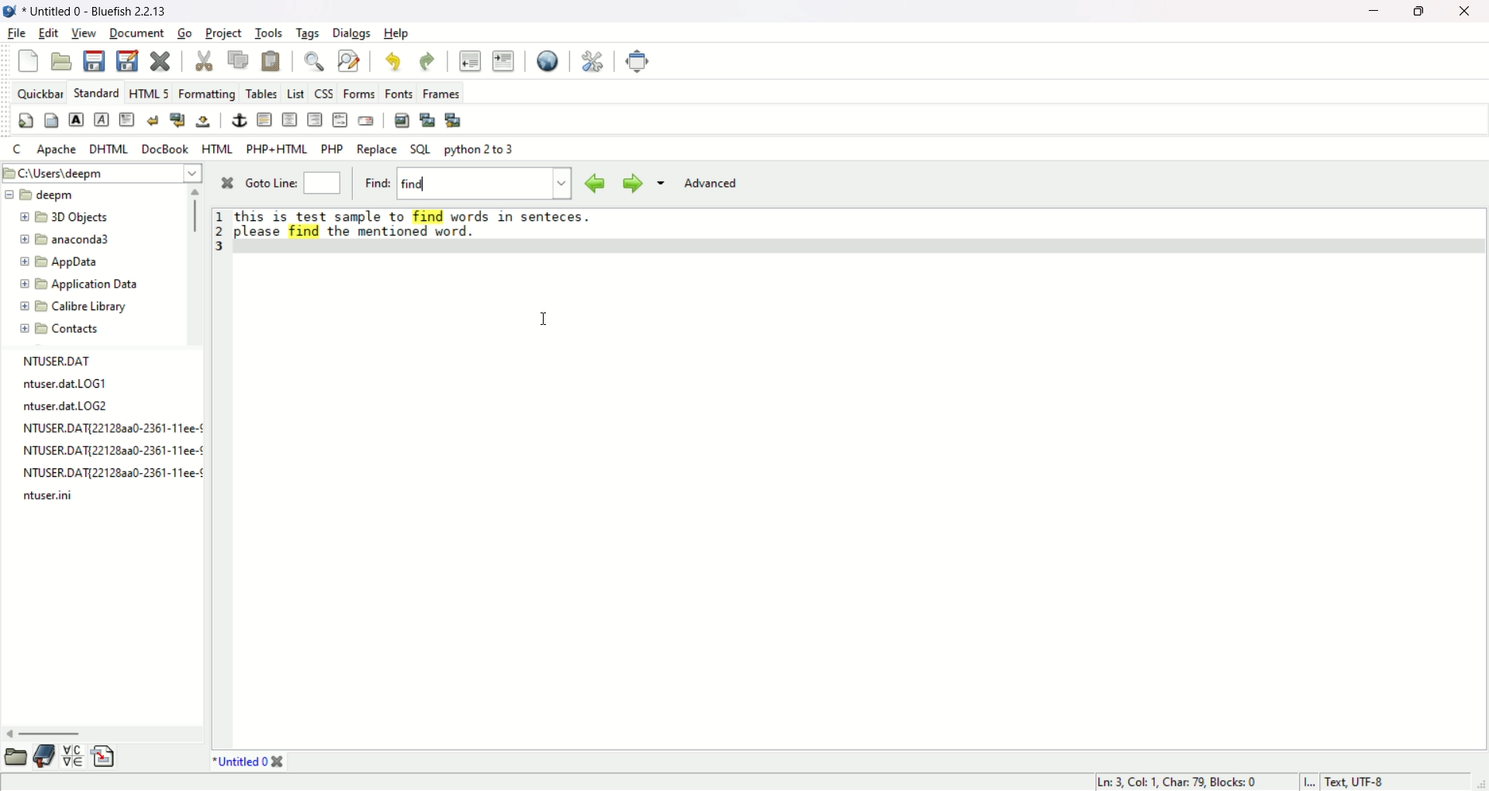 The image size is (1489, 791). What do you see at coordinates (28, 119) in the screenshot?
I see `quickstart` at bounding box center [28, 119].